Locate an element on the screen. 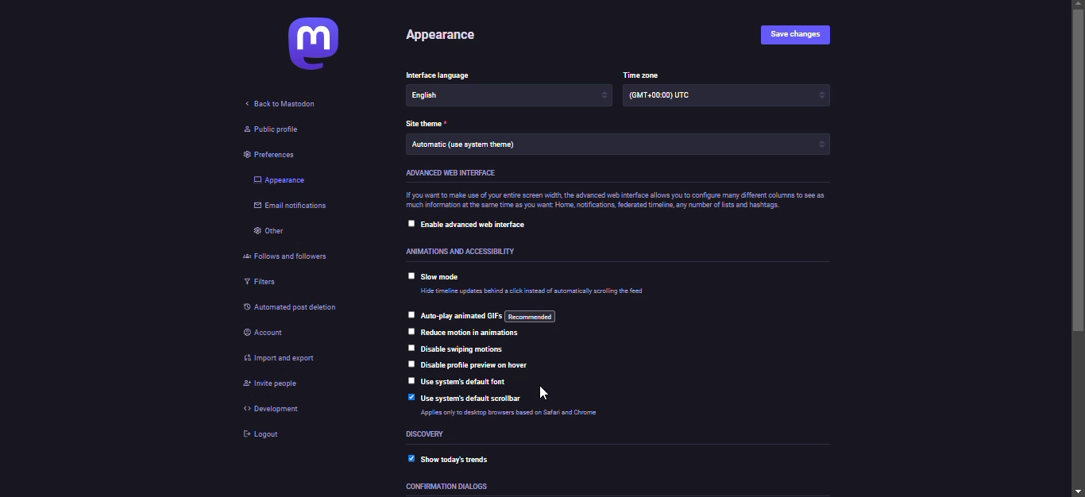 The width and height of the screenshot is (1085, 497). dialoges is located at coordinates (443, 484).